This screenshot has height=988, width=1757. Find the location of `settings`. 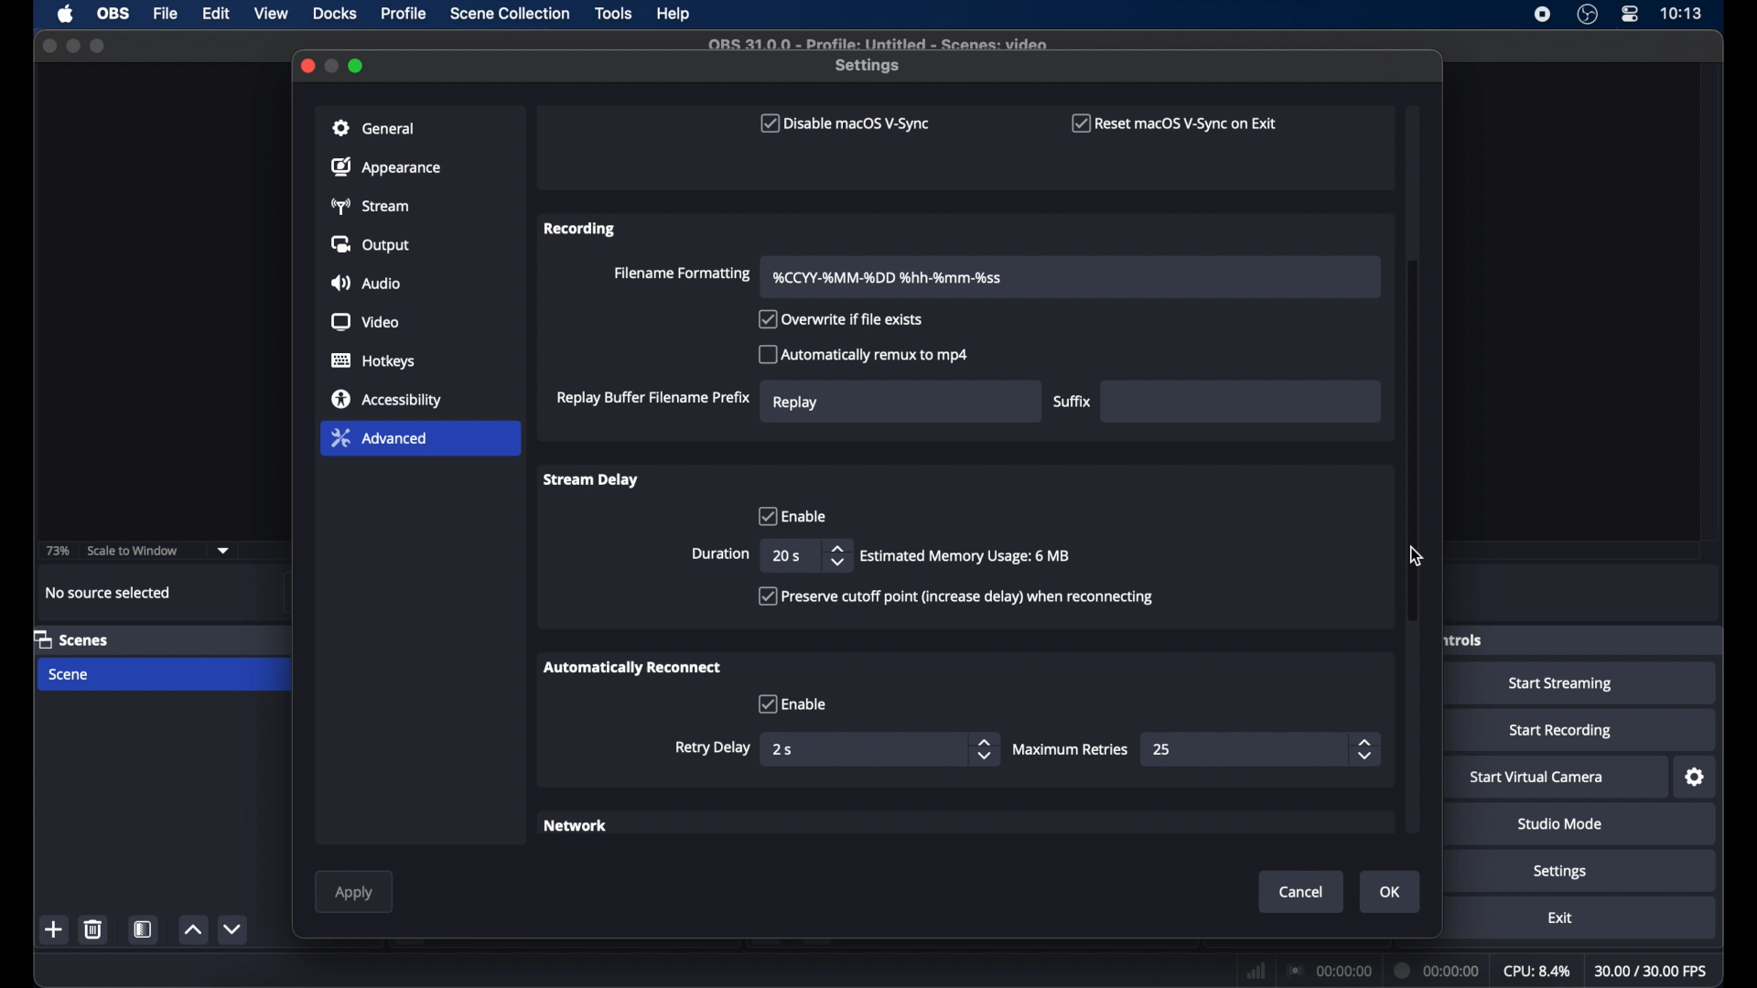

settings is located at coordinates (1697, 778).